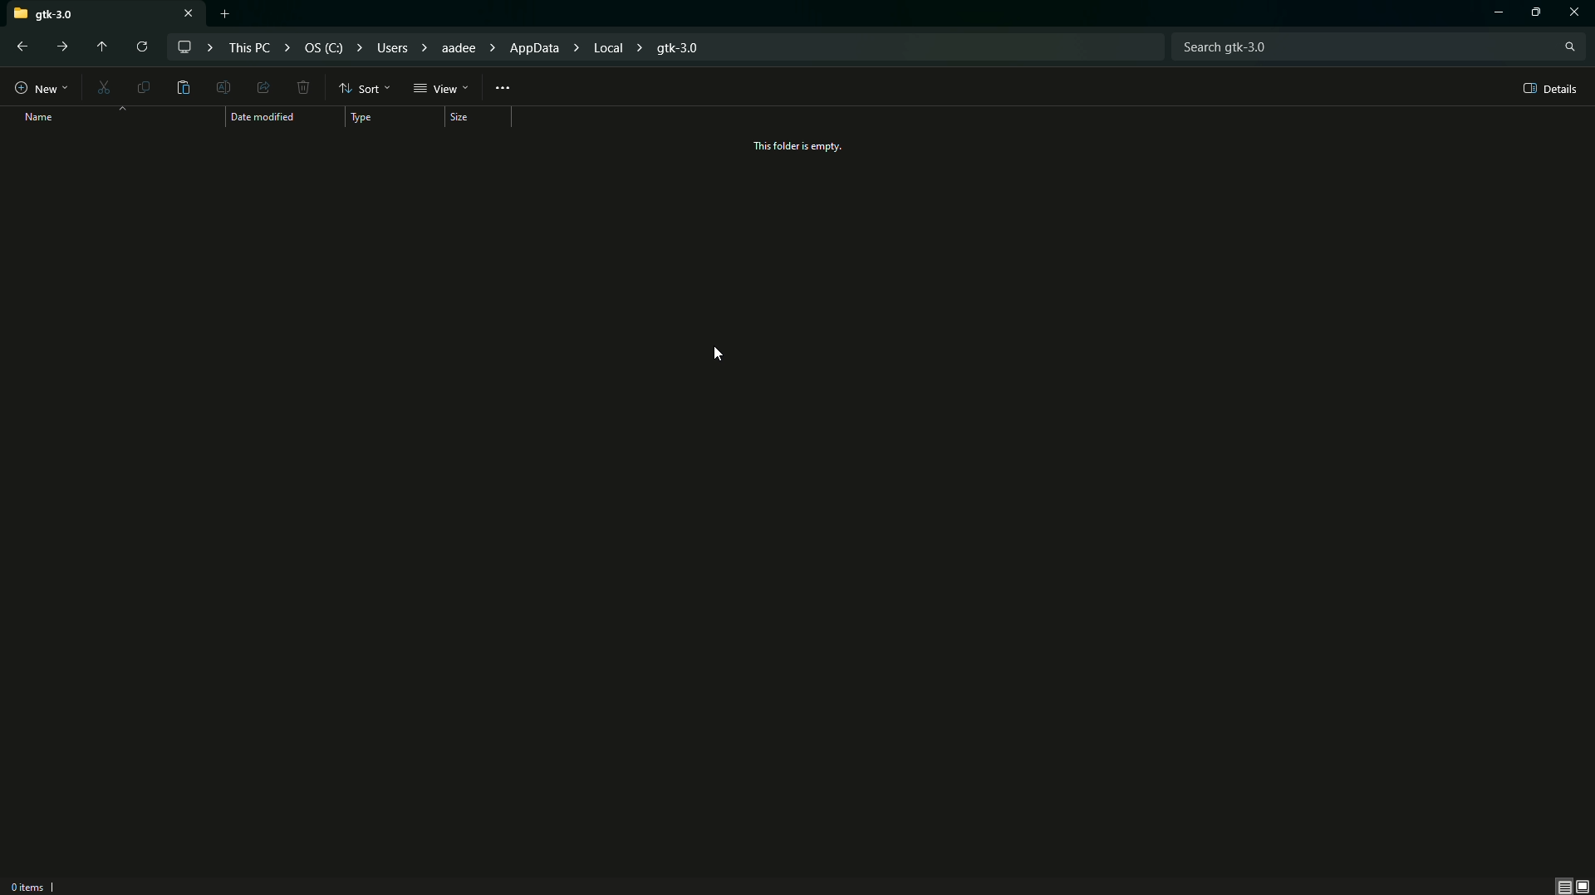 This screenshot has height=895, width=1595. Describe the element at coordinates (65, 48) in the screenshot. I see `Forward` at that location.